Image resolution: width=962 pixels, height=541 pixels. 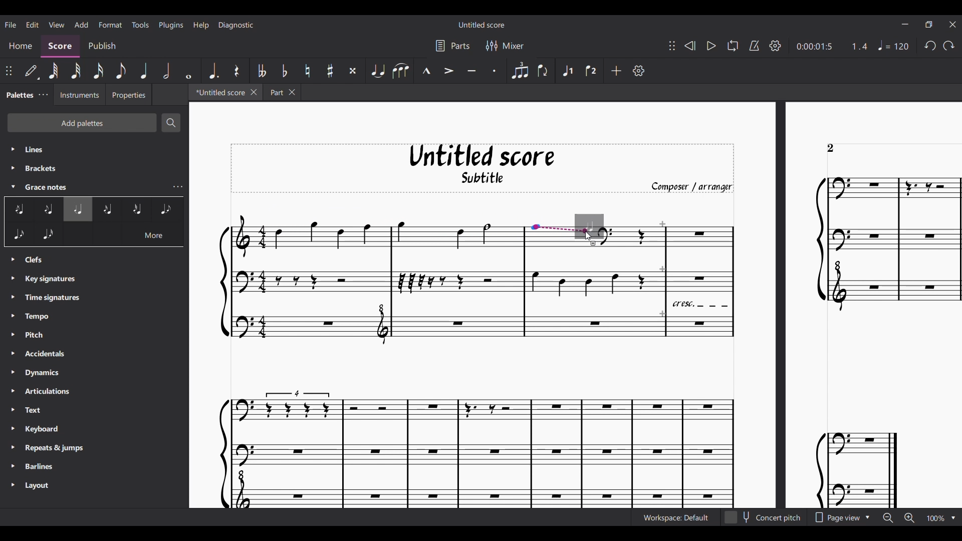 What do you see at coordinates (60, 47) in the screenshot?
I see `Score, current section highlighted` at bounding box center [60, 47].